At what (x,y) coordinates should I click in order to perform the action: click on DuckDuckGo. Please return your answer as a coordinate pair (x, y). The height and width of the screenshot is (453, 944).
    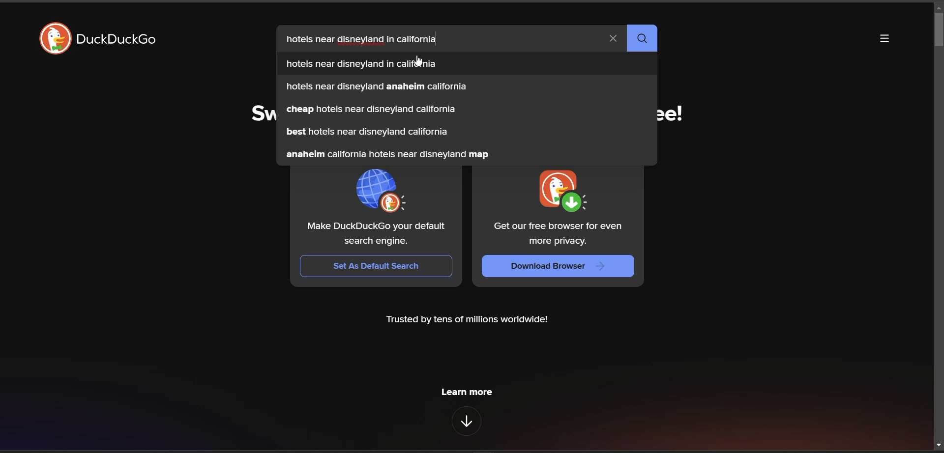
    Looking at the image, I should click on (119, 38).